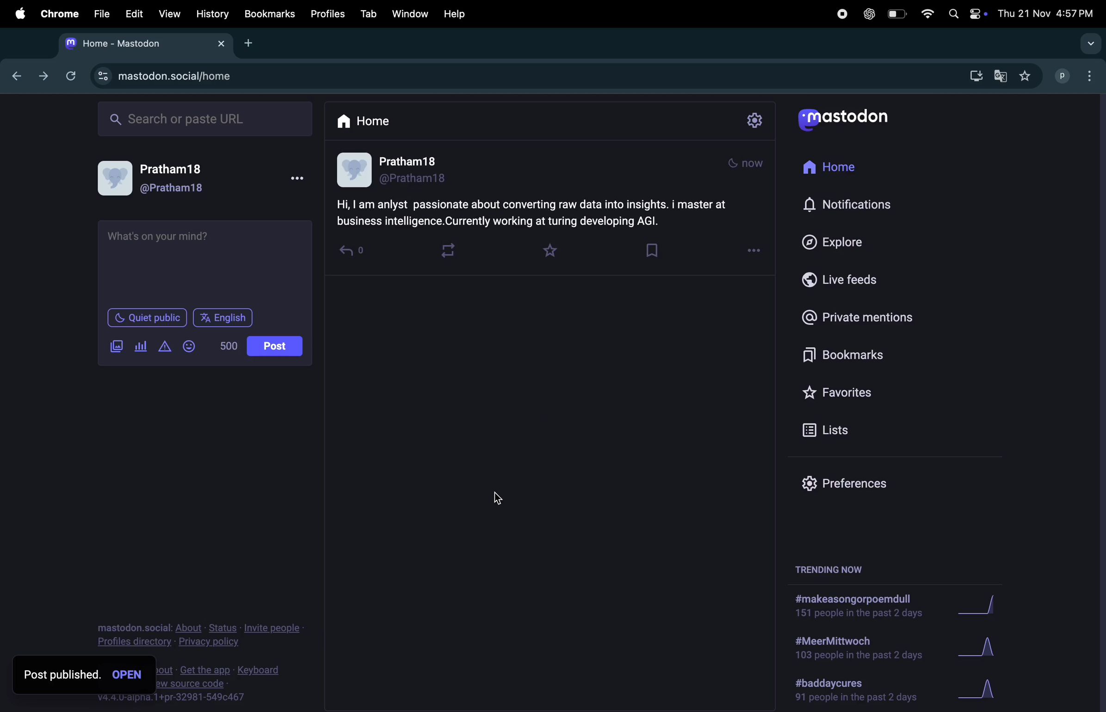 The height and width of the screenshot is (712, 1106). I want to click on bookmark, so click(656, 251).